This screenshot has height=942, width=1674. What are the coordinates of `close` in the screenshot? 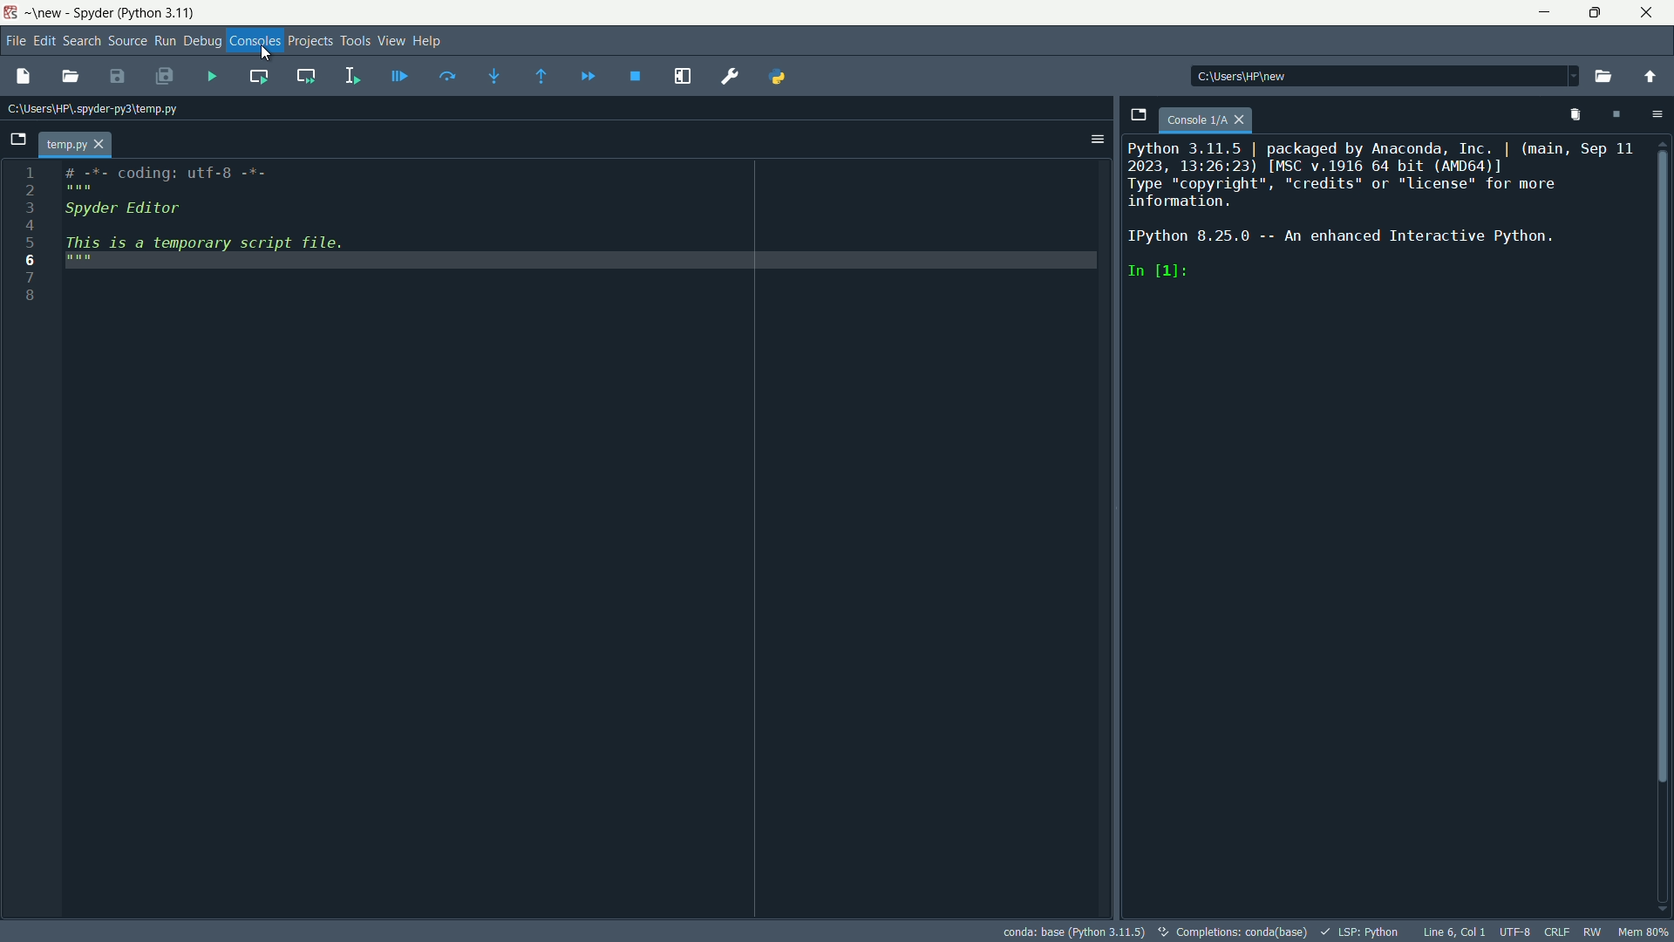 It's located at (1647, 13).